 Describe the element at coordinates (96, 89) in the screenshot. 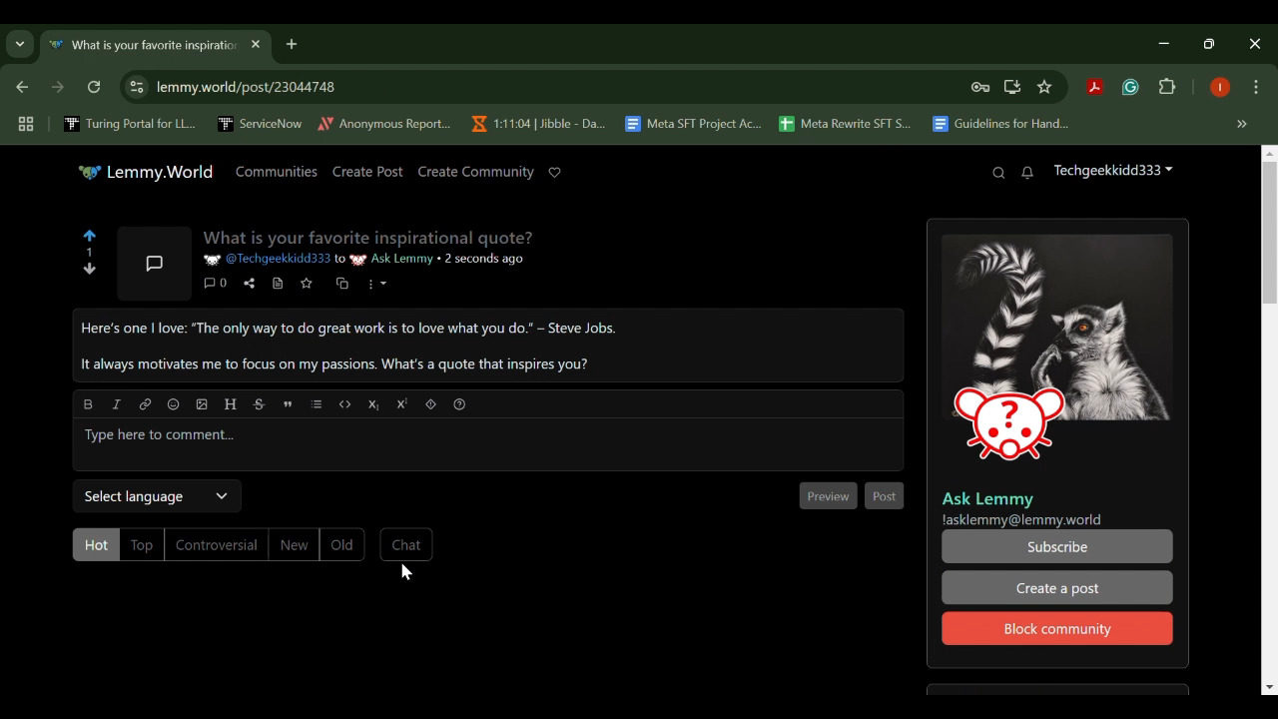

I see `Refresh Webpage` at that location.